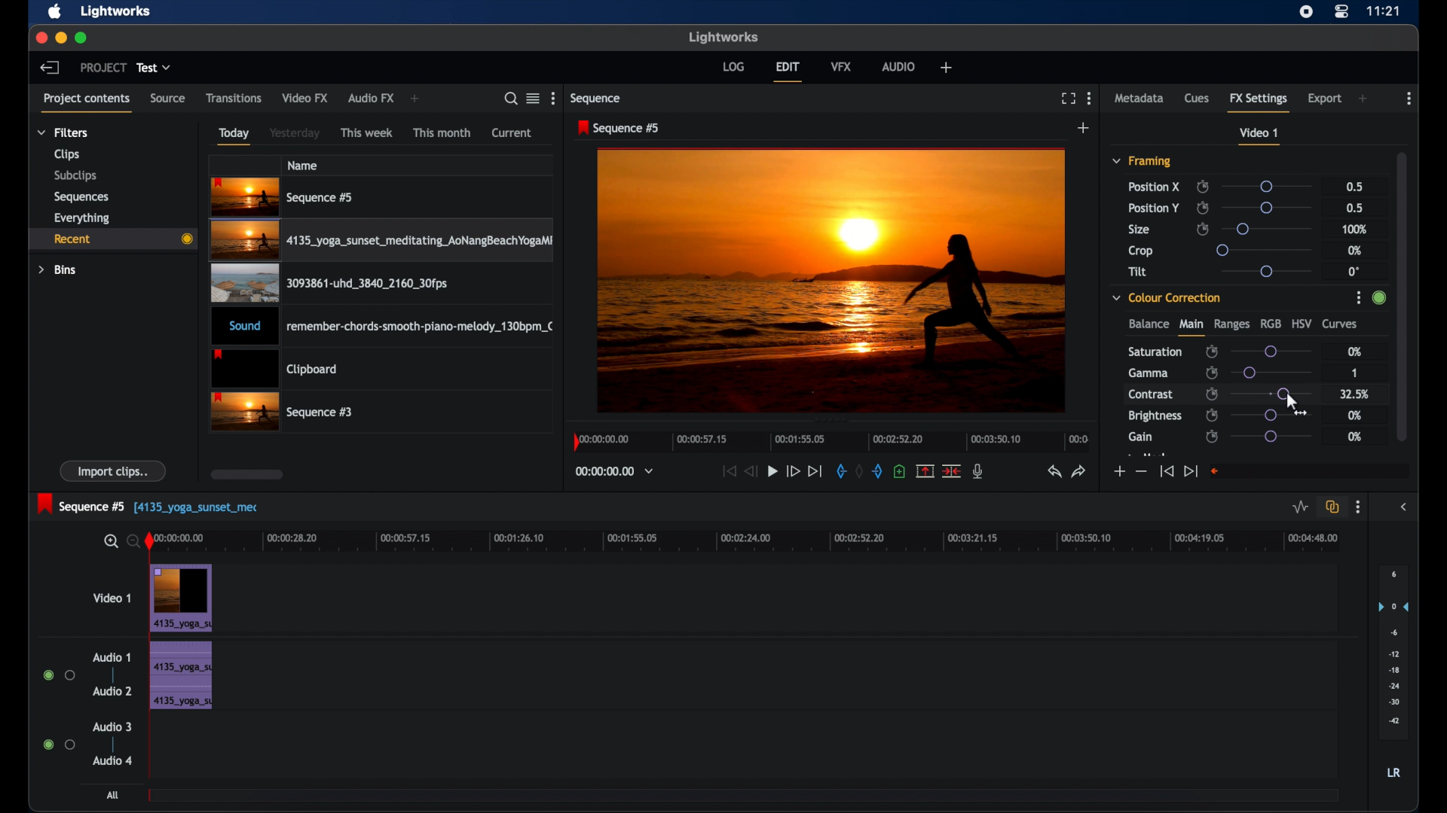 This screenshot has width=1447, height=813. Describe the element at coordinates (82, 38) in the screenshot. I see `maximize` at that location.